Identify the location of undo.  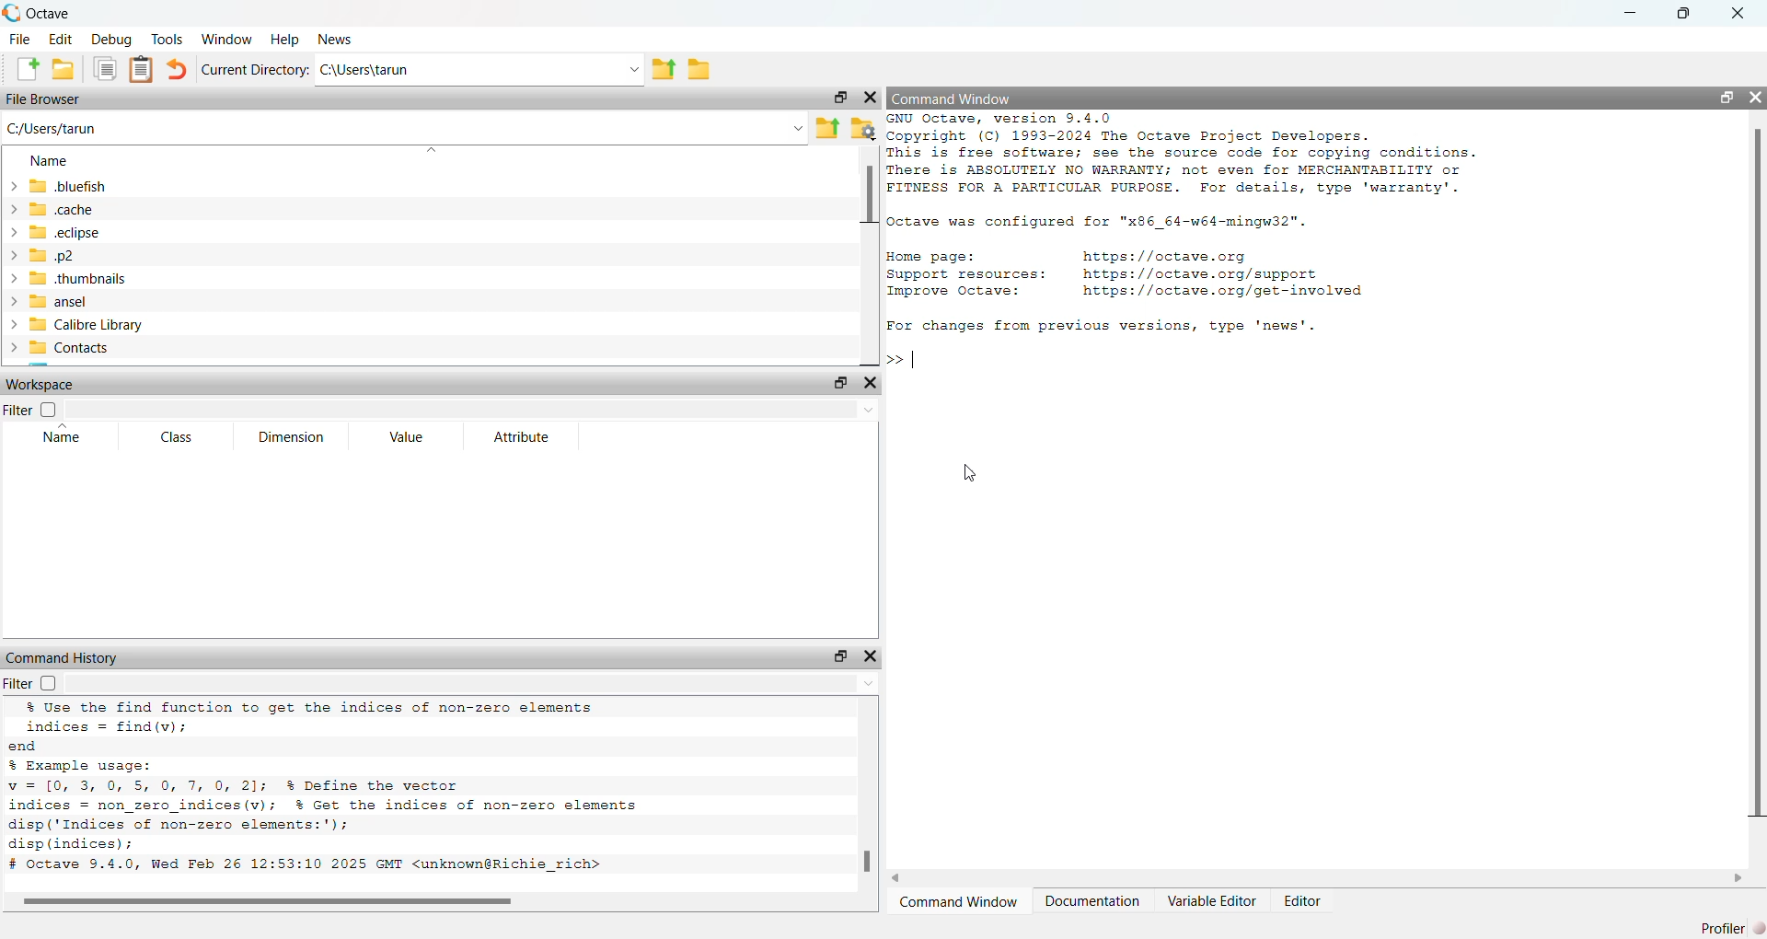
(179, 71).